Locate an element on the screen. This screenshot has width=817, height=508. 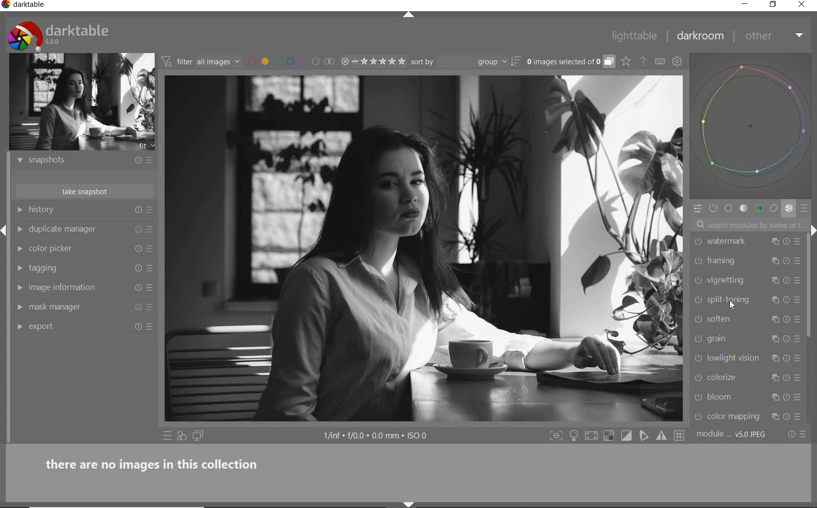
bloom is located at coordinates (733, 397).